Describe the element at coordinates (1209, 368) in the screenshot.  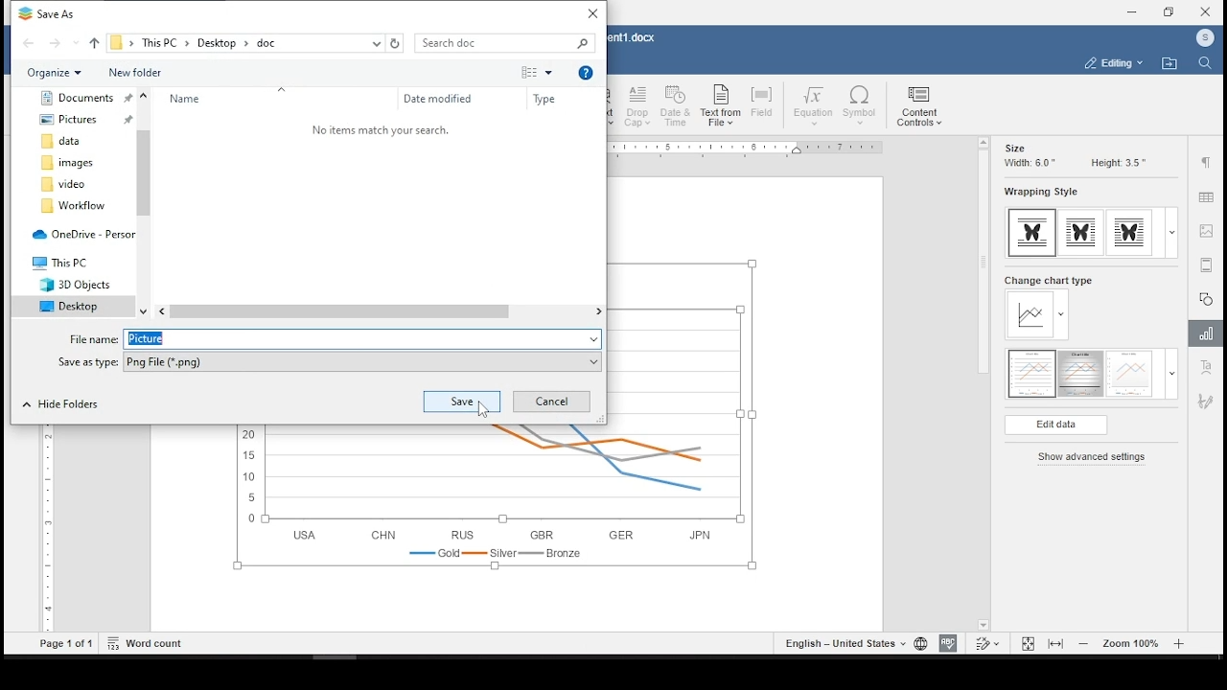
I see `text art settings` at that location.